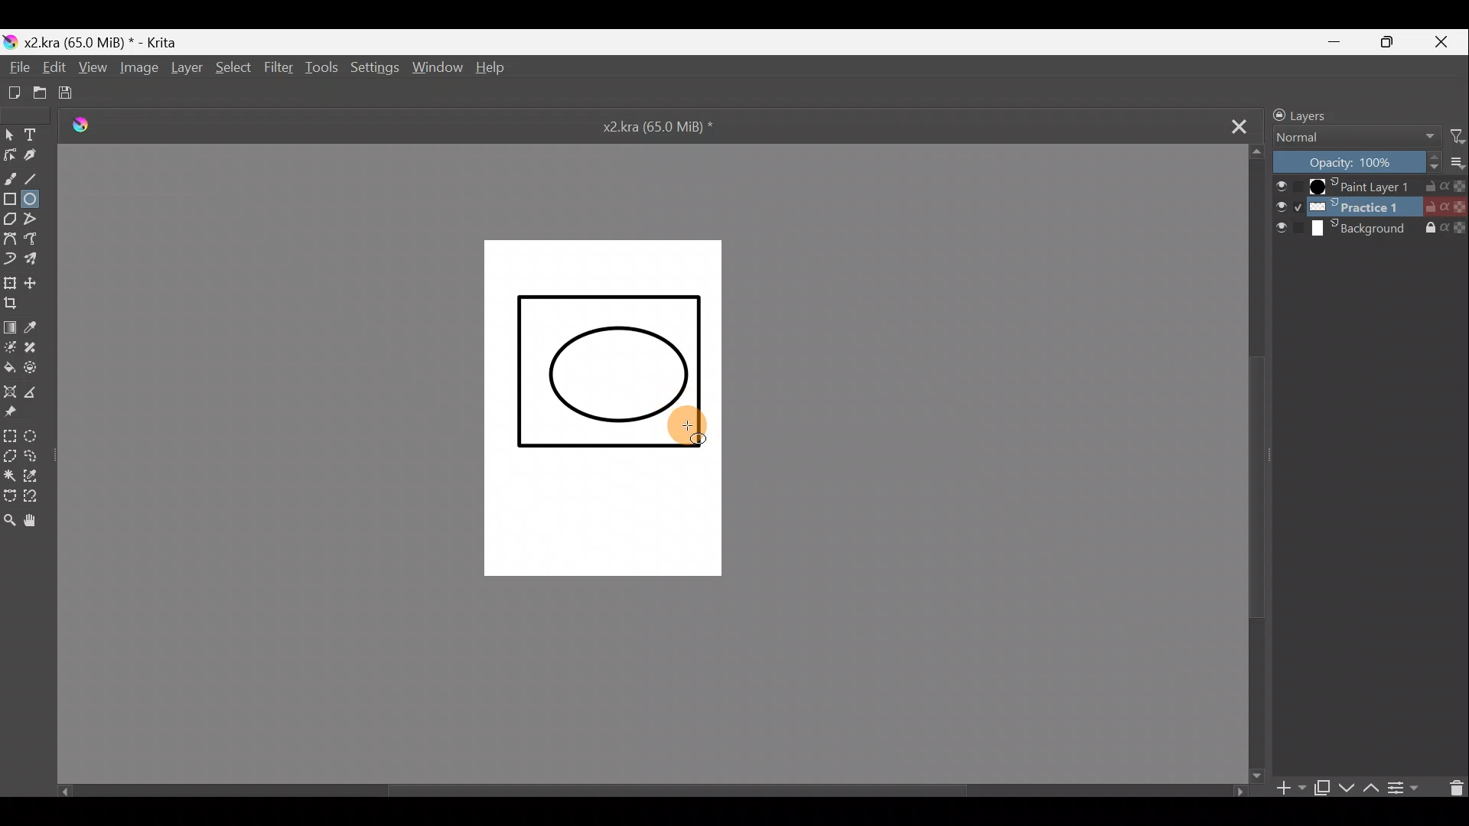 This screenshot has width=1469, height=826. What do you see at coordinates (1373, 233) in the screenshot?
I see `Background` at bounding box center [1373, 233].